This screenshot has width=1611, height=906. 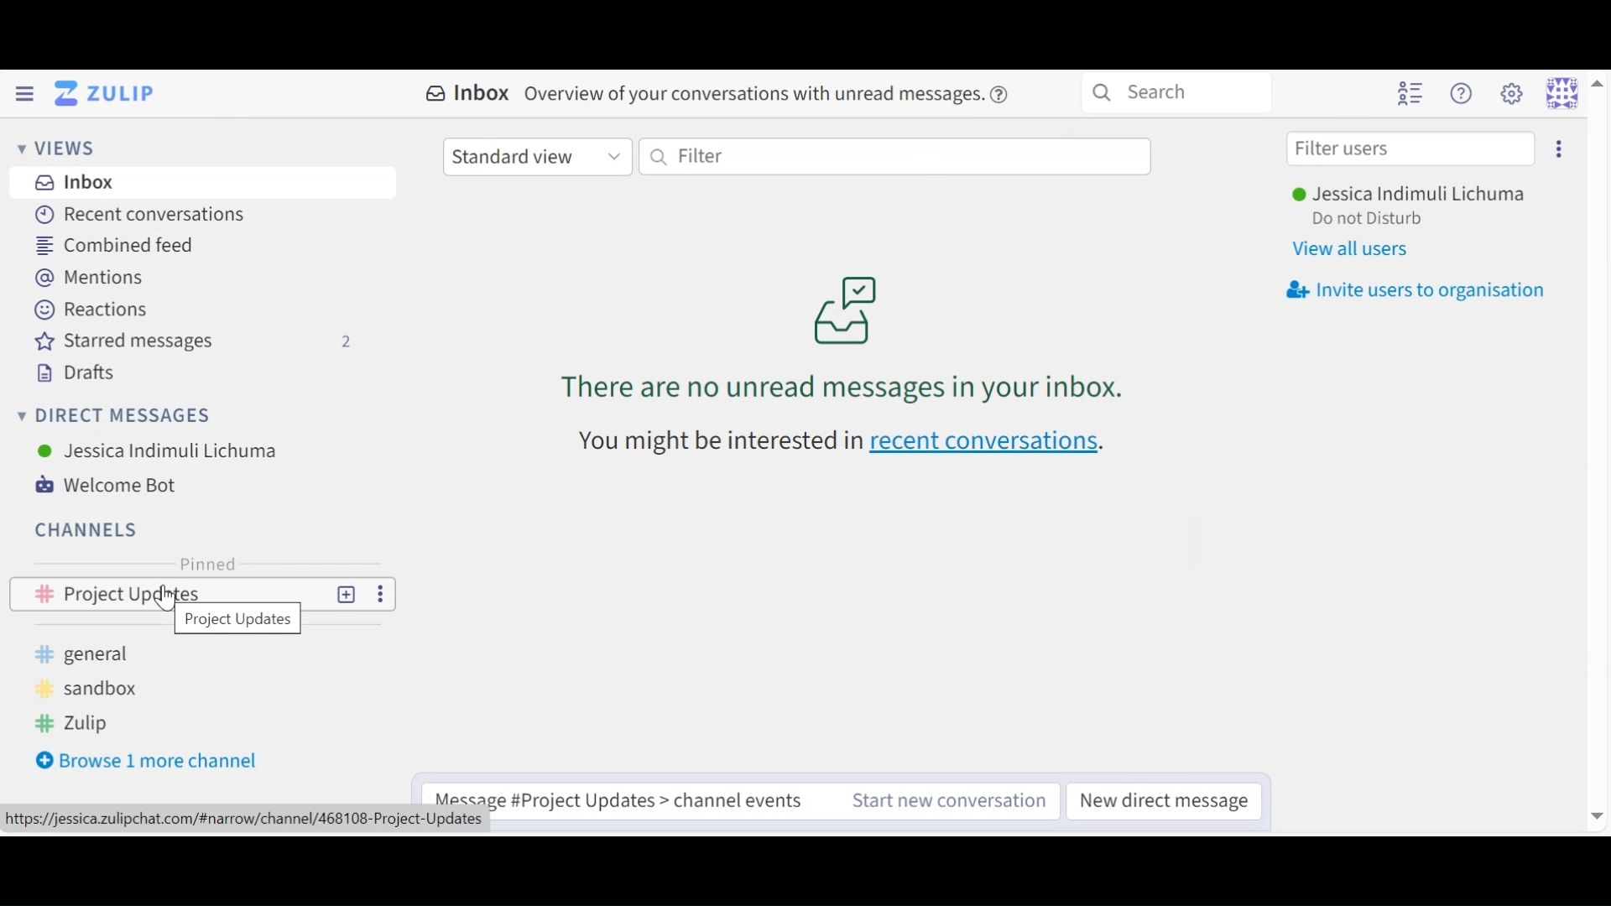 What do you see at coordinates (55, 148) in the screenshot?
I see `Views` at bounding box center [55, 148].